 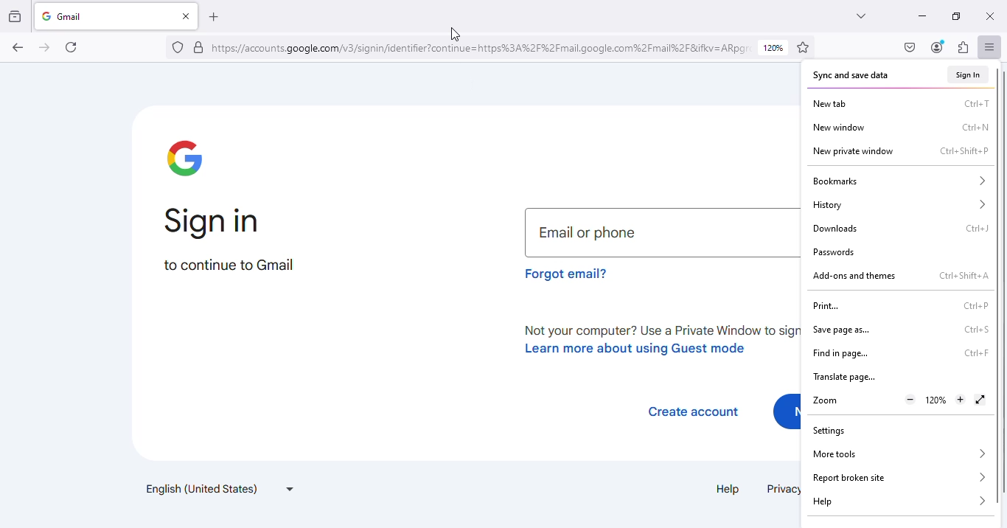 What do you see at coordinates (834, 252) in the screenshot?
I see `passwords` at bounding box center [834, 252].